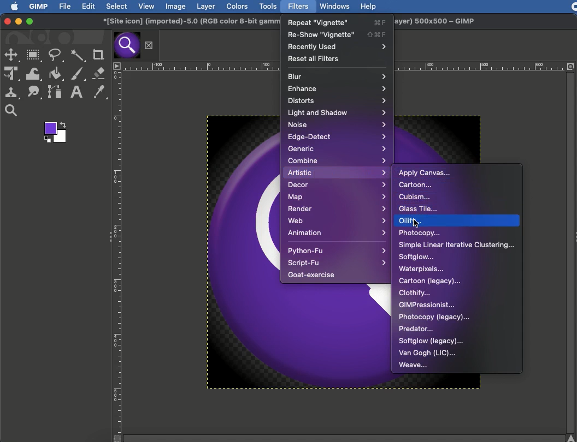 The width and height of the screenshot is (577, 442). I want to click on Map, so click(336, 197).